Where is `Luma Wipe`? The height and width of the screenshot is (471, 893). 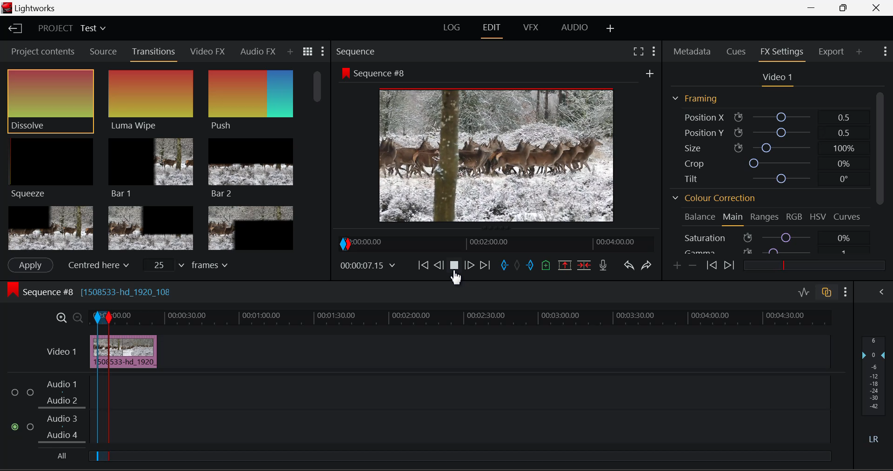 Luma Wipe is located at coordinates (151, 101).